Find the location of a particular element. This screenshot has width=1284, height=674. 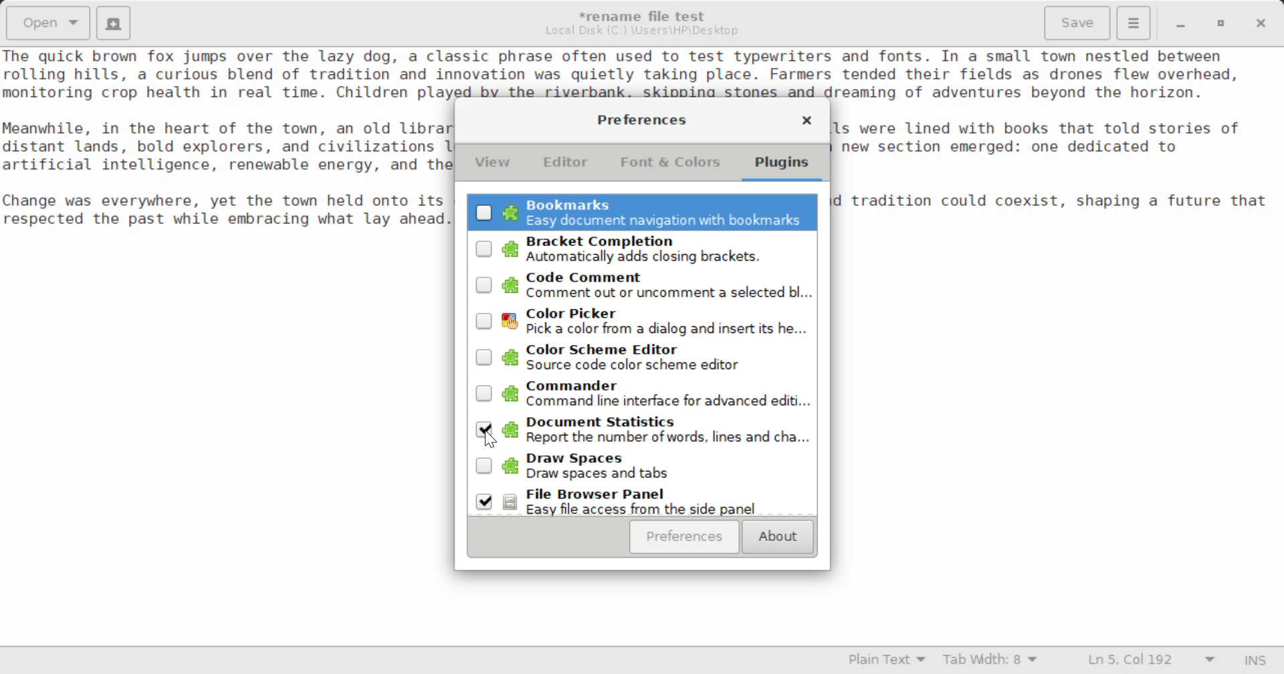

Unselected Color Picker Plugin is located at coordinates (643, 322).